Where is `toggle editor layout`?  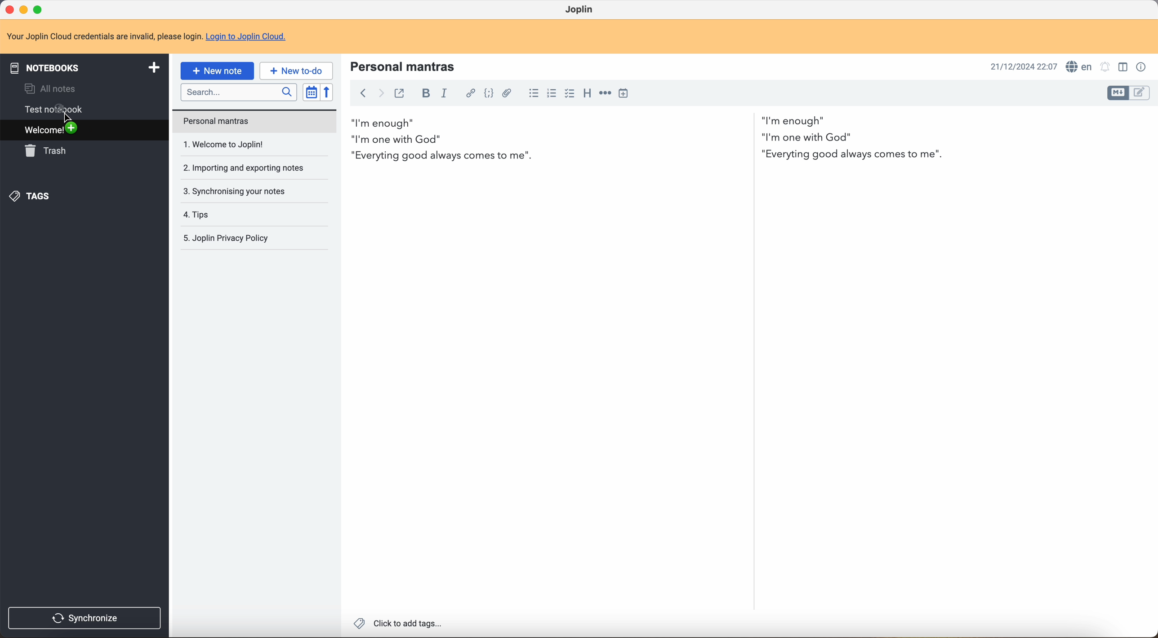
toggle editor layout is located at coordinates (1125, 66).